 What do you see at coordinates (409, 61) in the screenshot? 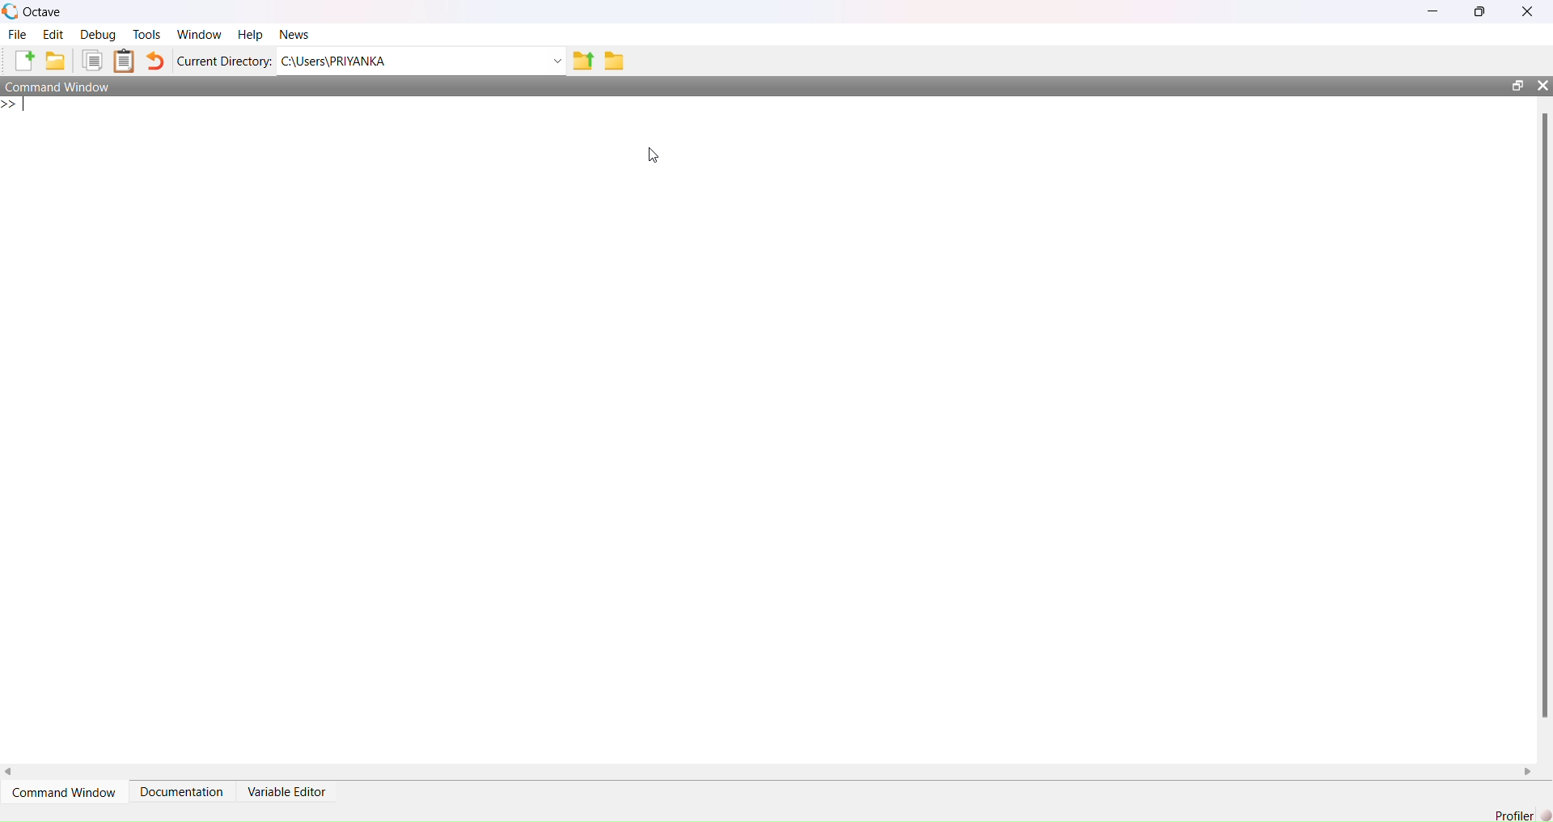
I see `C:\Users\PRIYANKA` at bounding box center [409, 61].